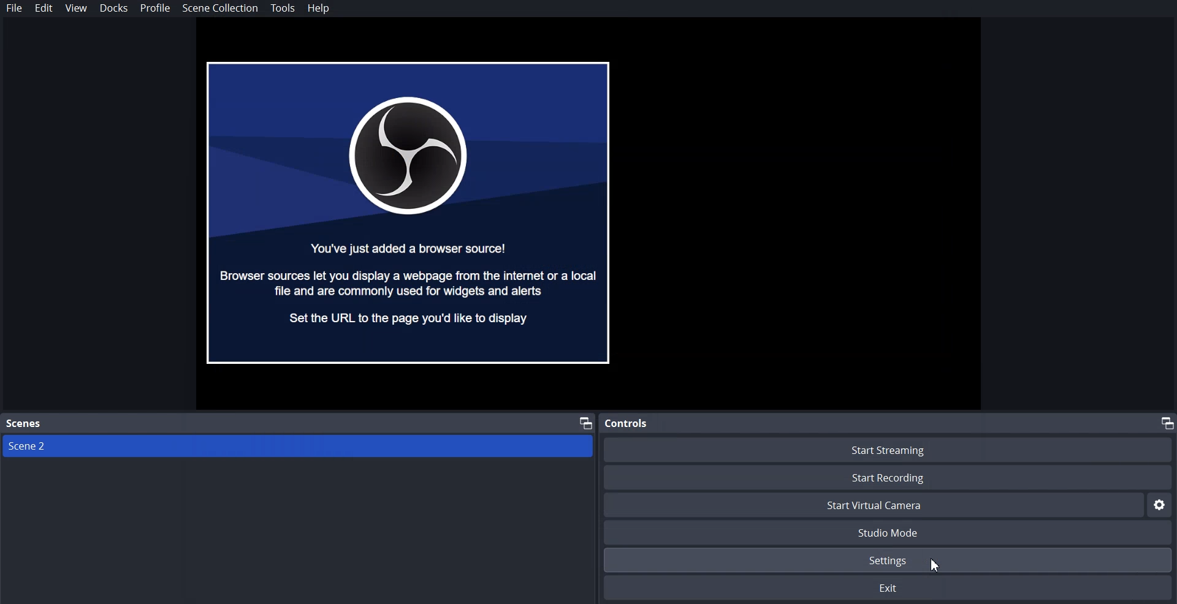 This screenshot has height=604, width=1177. Describe the element at coordinates (888, 448) in the screenshot. I see `Start Streaming` at that location.